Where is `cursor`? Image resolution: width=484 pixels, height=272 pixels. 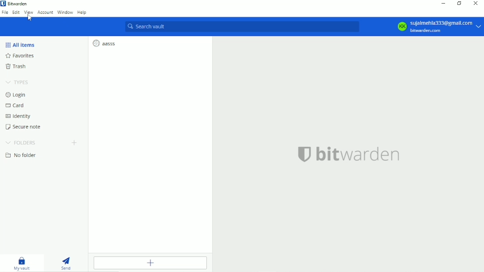 cursor is located at coordinates (29, 19).